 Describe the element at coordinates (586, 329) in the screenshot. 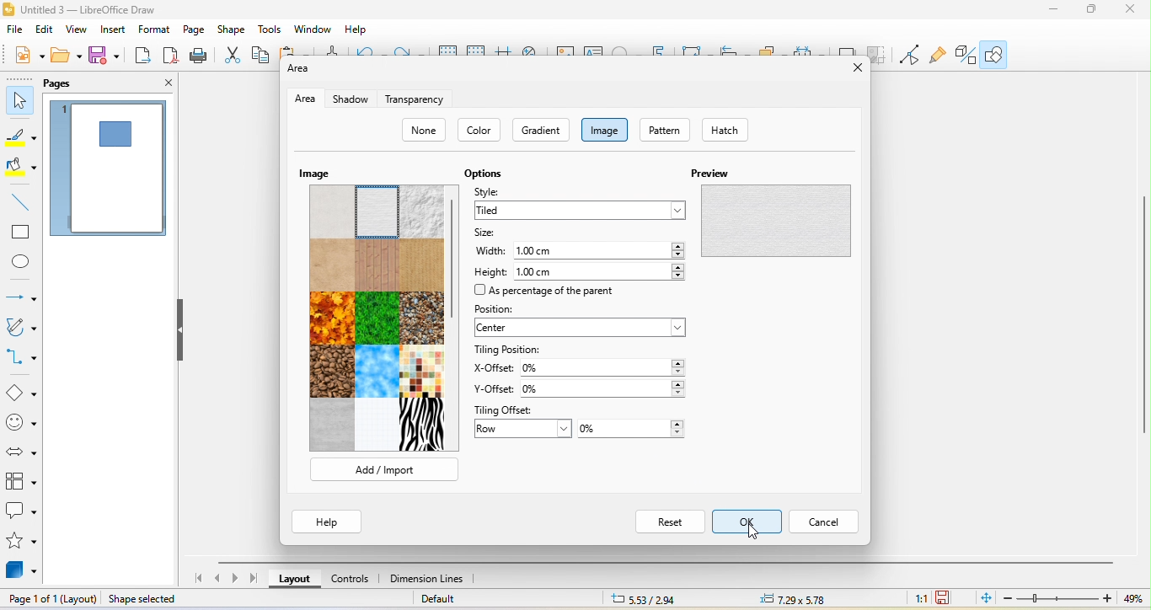

I see `center` at that location.